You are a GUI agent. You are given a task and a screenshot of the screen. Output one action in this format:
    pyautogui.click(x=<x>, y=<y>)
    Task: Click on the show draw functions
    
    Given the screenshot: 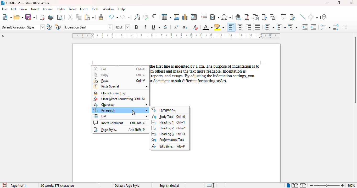 What is the action you would take?
    pyautogui.click(x=323, y=17)
    